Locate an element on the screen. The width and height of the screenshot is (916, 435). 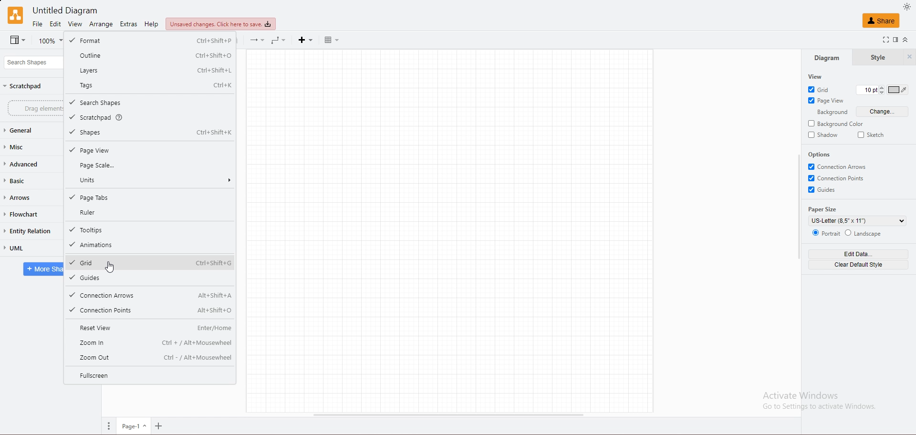
diagram is located at coordinates (826, 57).